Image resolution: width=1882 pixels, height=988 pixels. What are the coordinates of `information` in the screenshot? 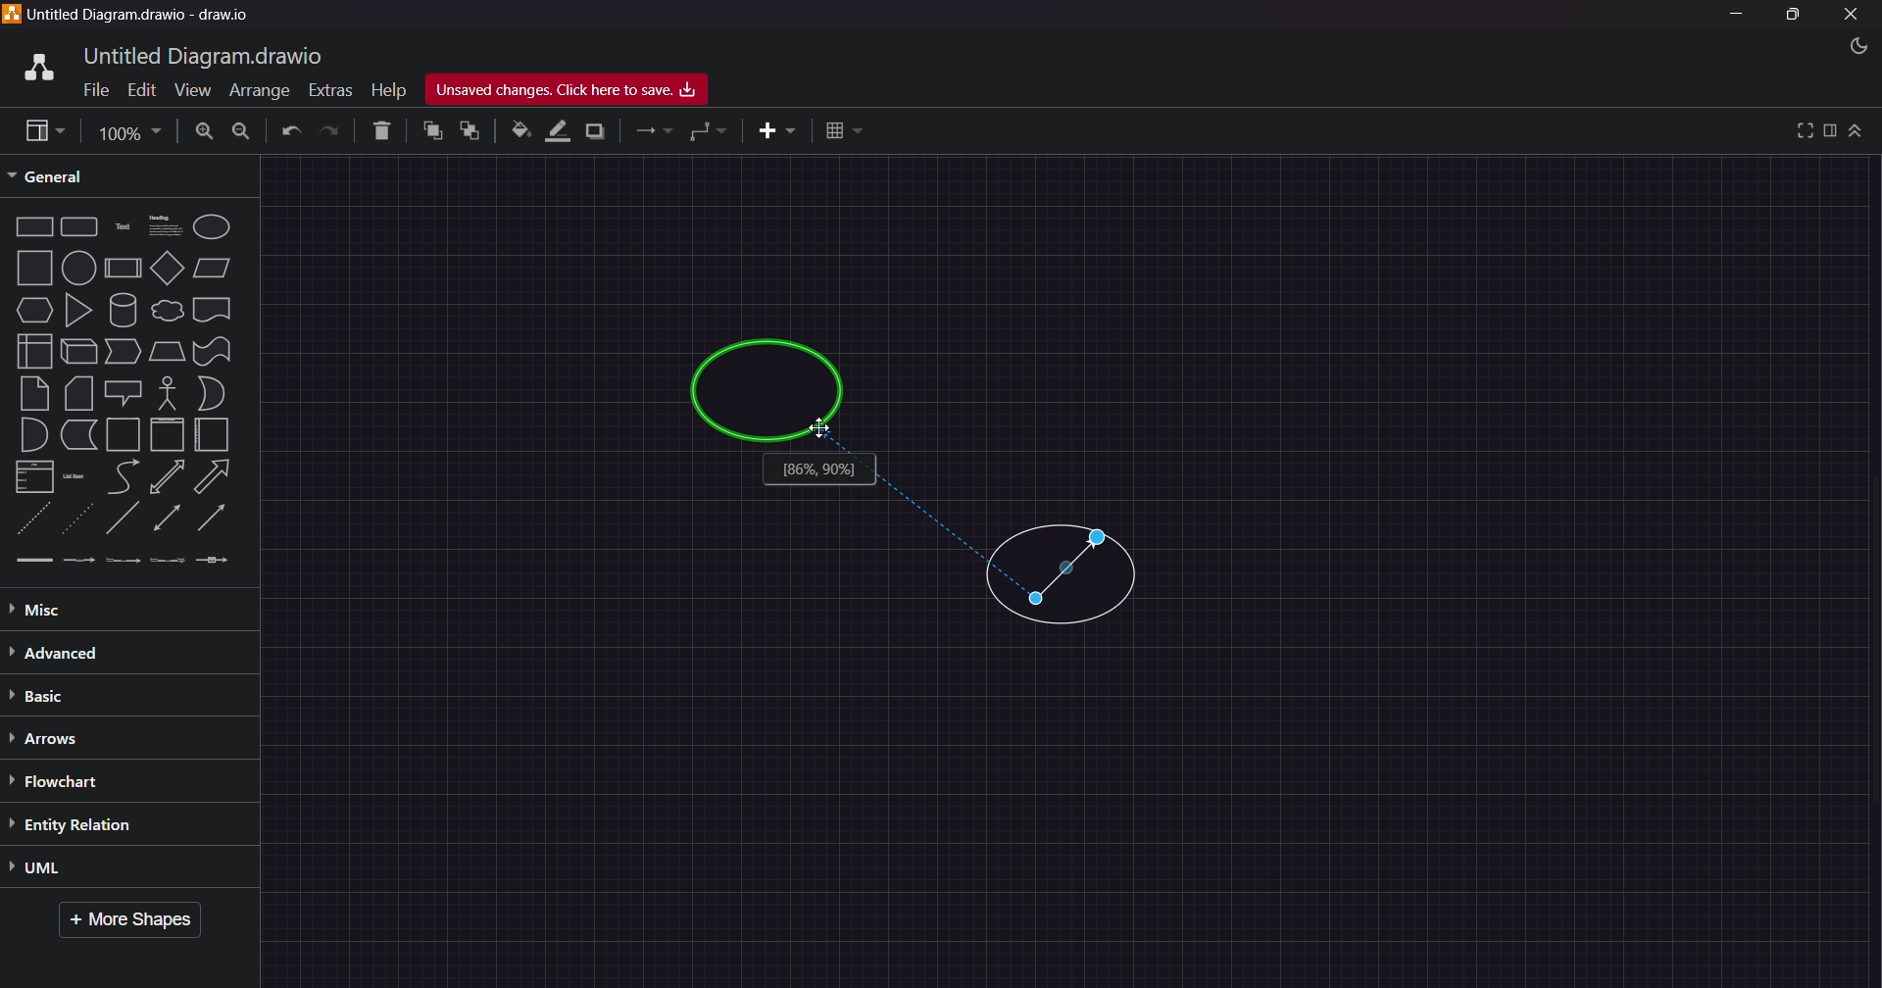 It's located at (820, 470).